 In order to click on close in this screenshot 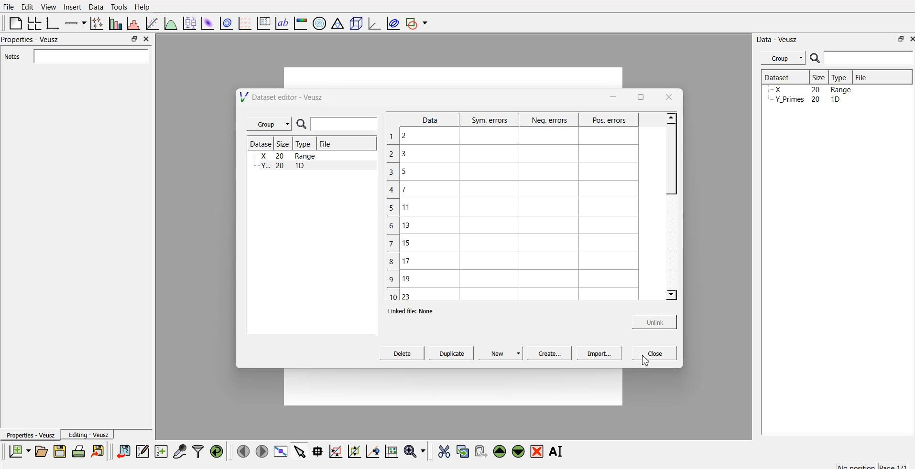, I will do `click(672, 95)`.